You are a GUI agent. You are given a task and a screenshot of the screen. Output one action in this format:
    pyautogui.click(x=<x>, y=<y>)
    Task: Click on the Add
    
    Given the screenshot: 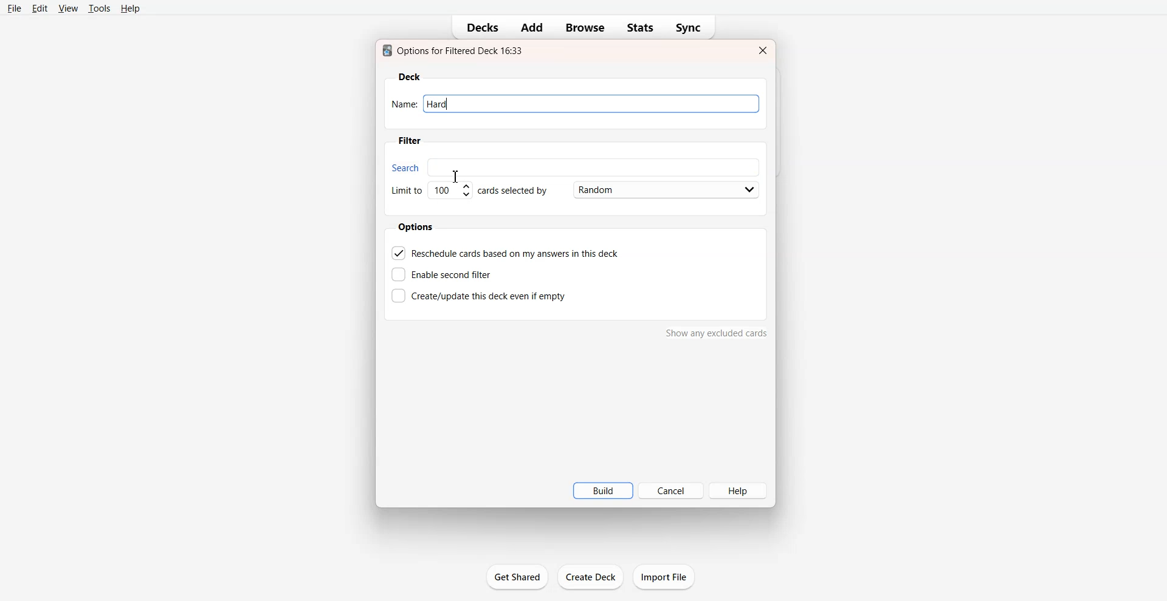 What is the action you would take?
    pyautogui.click(x=531, y=27)
    